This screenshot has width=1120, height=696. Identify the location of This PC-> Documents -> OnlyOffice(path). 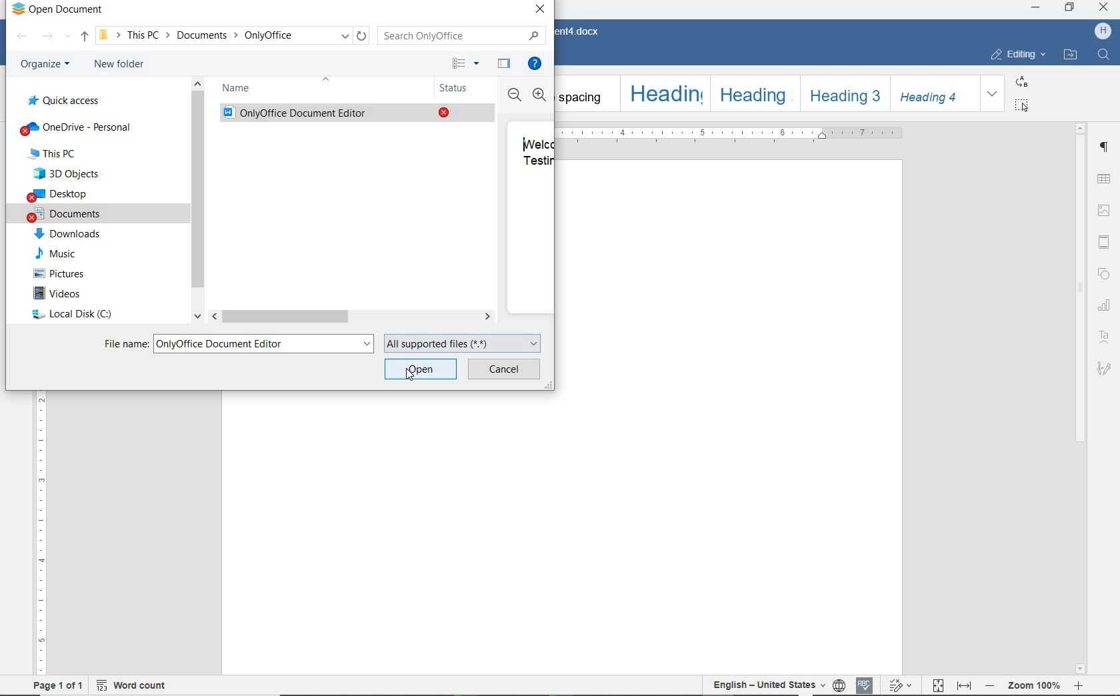
(224, 35).